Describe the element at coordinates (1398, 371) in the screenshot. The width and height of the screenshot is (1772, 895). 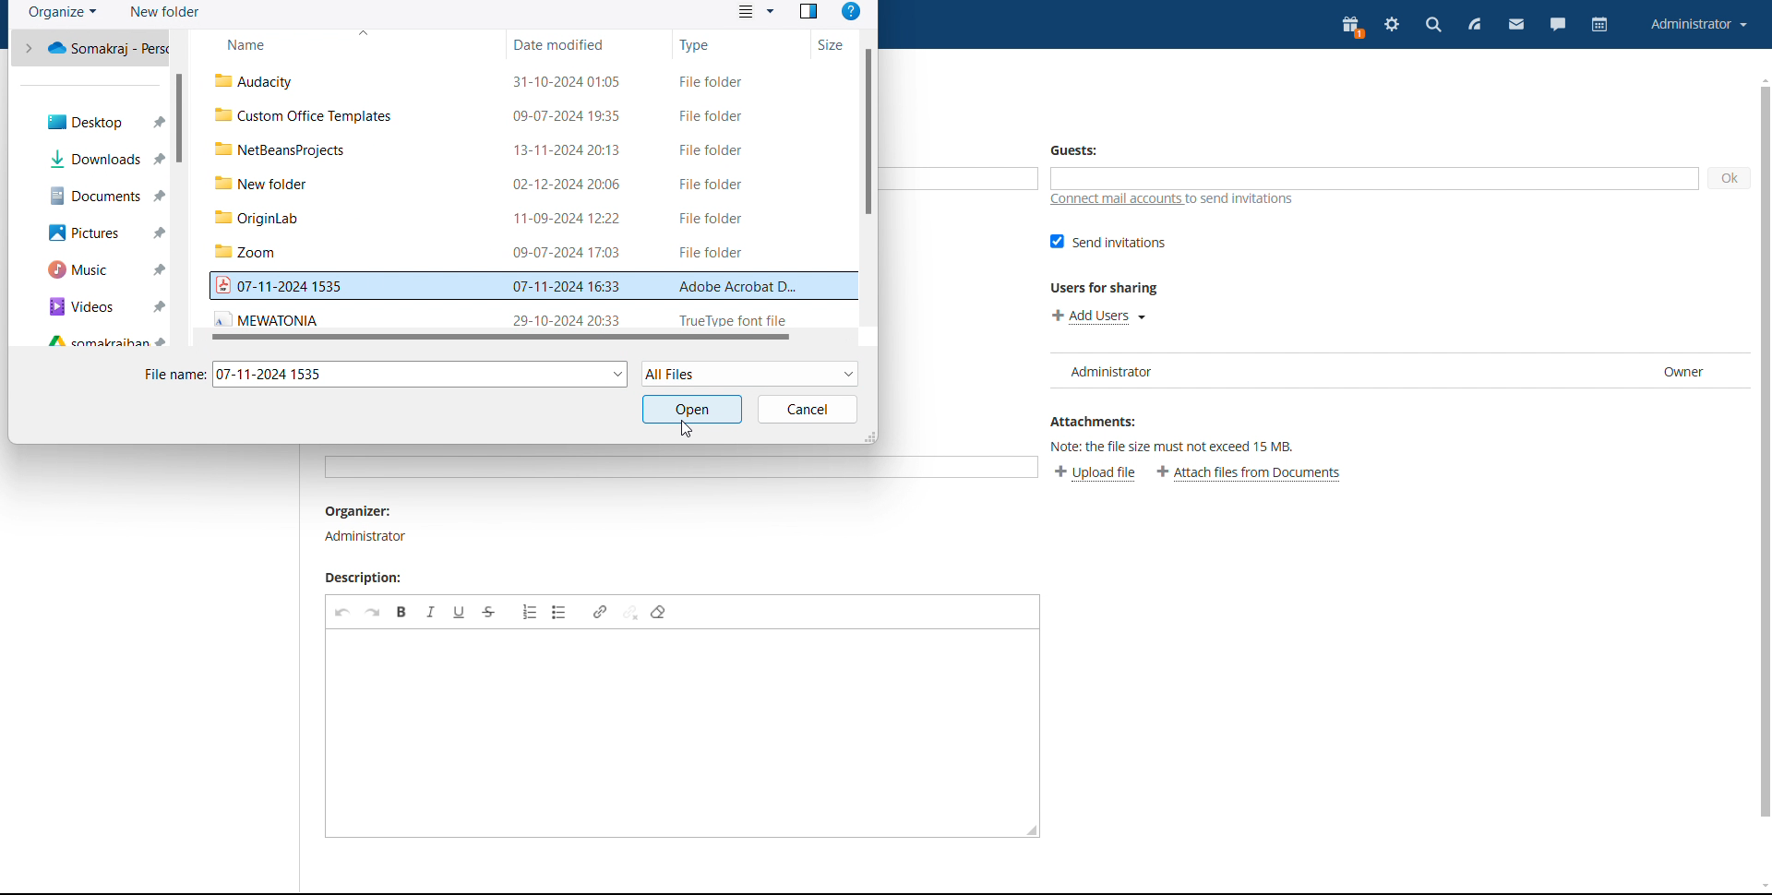
I see `user list` at that location.